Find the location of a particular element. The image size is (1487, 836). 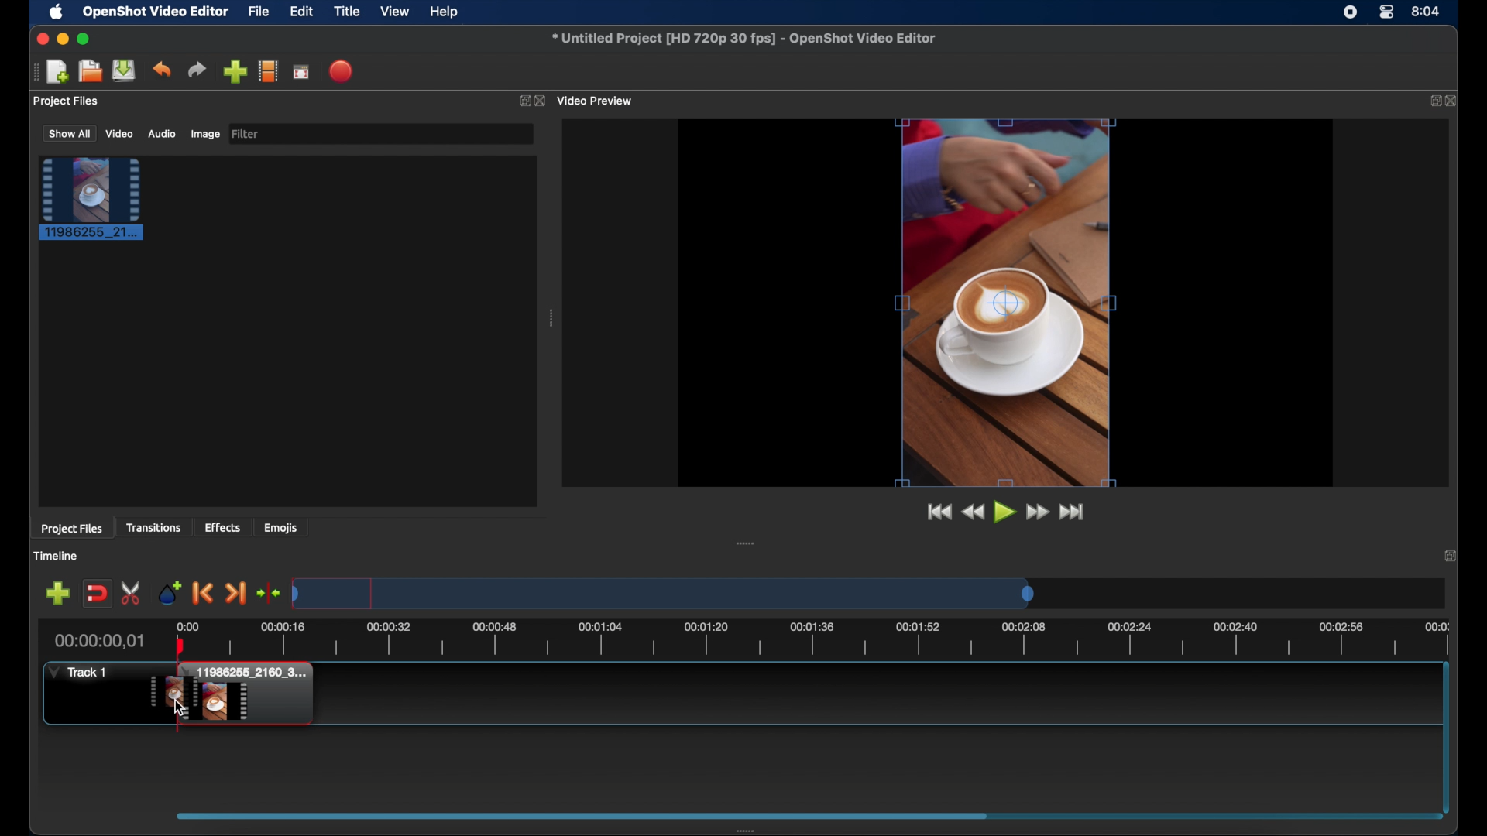

play  is located at coordinates (1003, 512).